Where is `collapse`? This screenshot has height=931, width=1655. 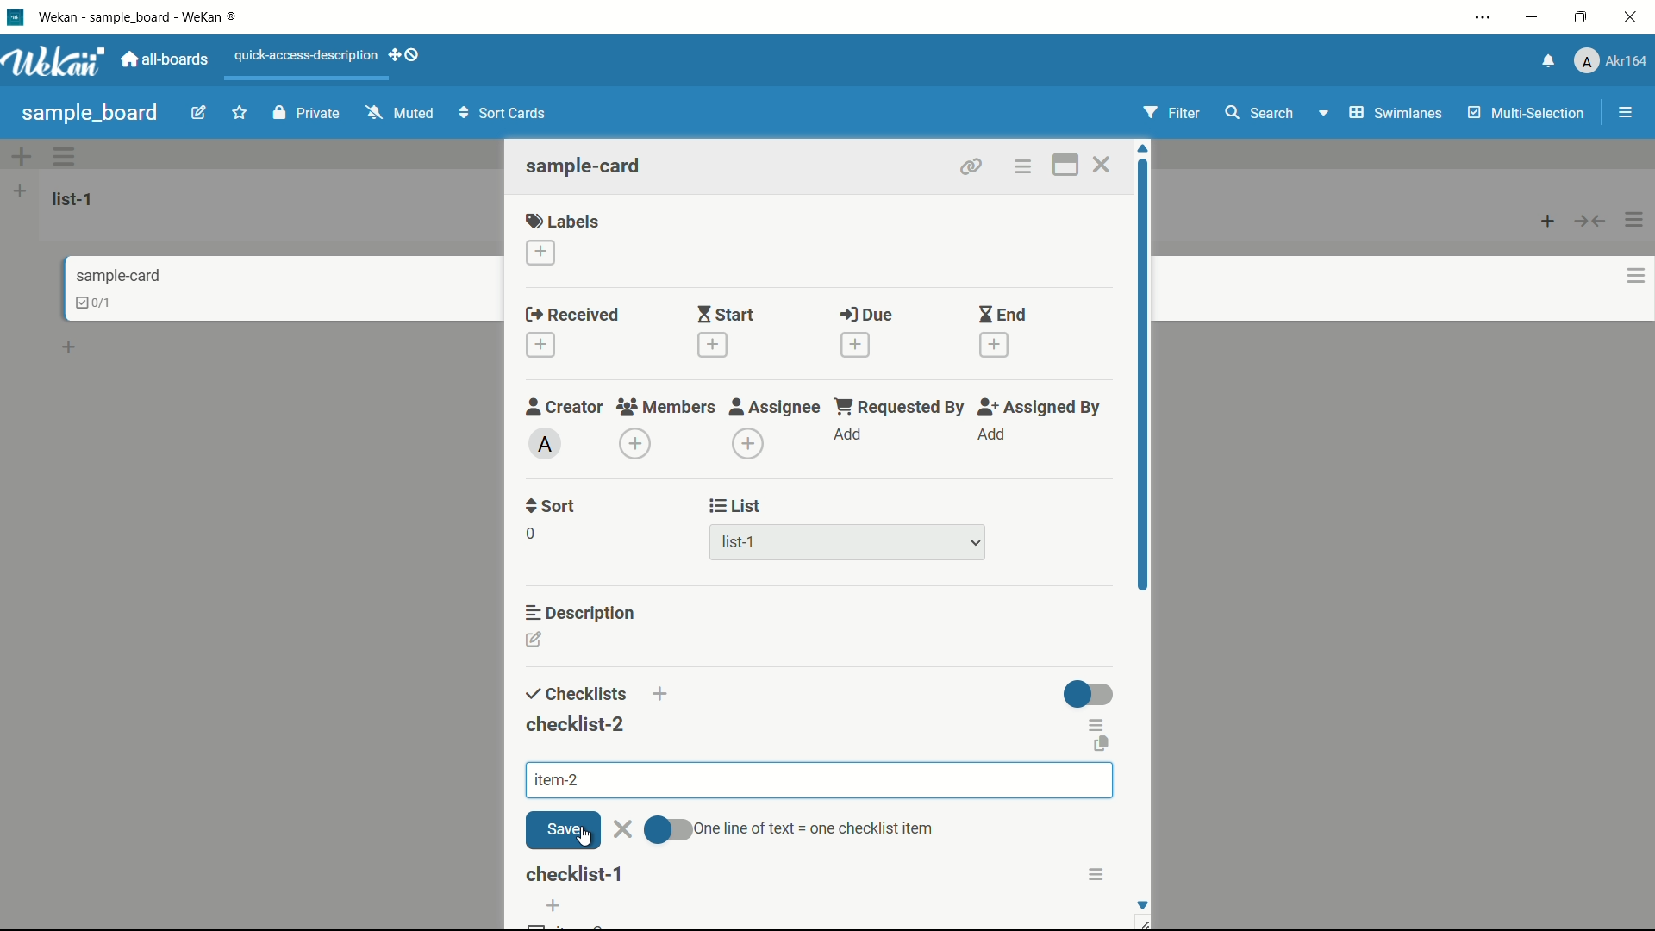
collapse is located at coordinates (1591, 221).